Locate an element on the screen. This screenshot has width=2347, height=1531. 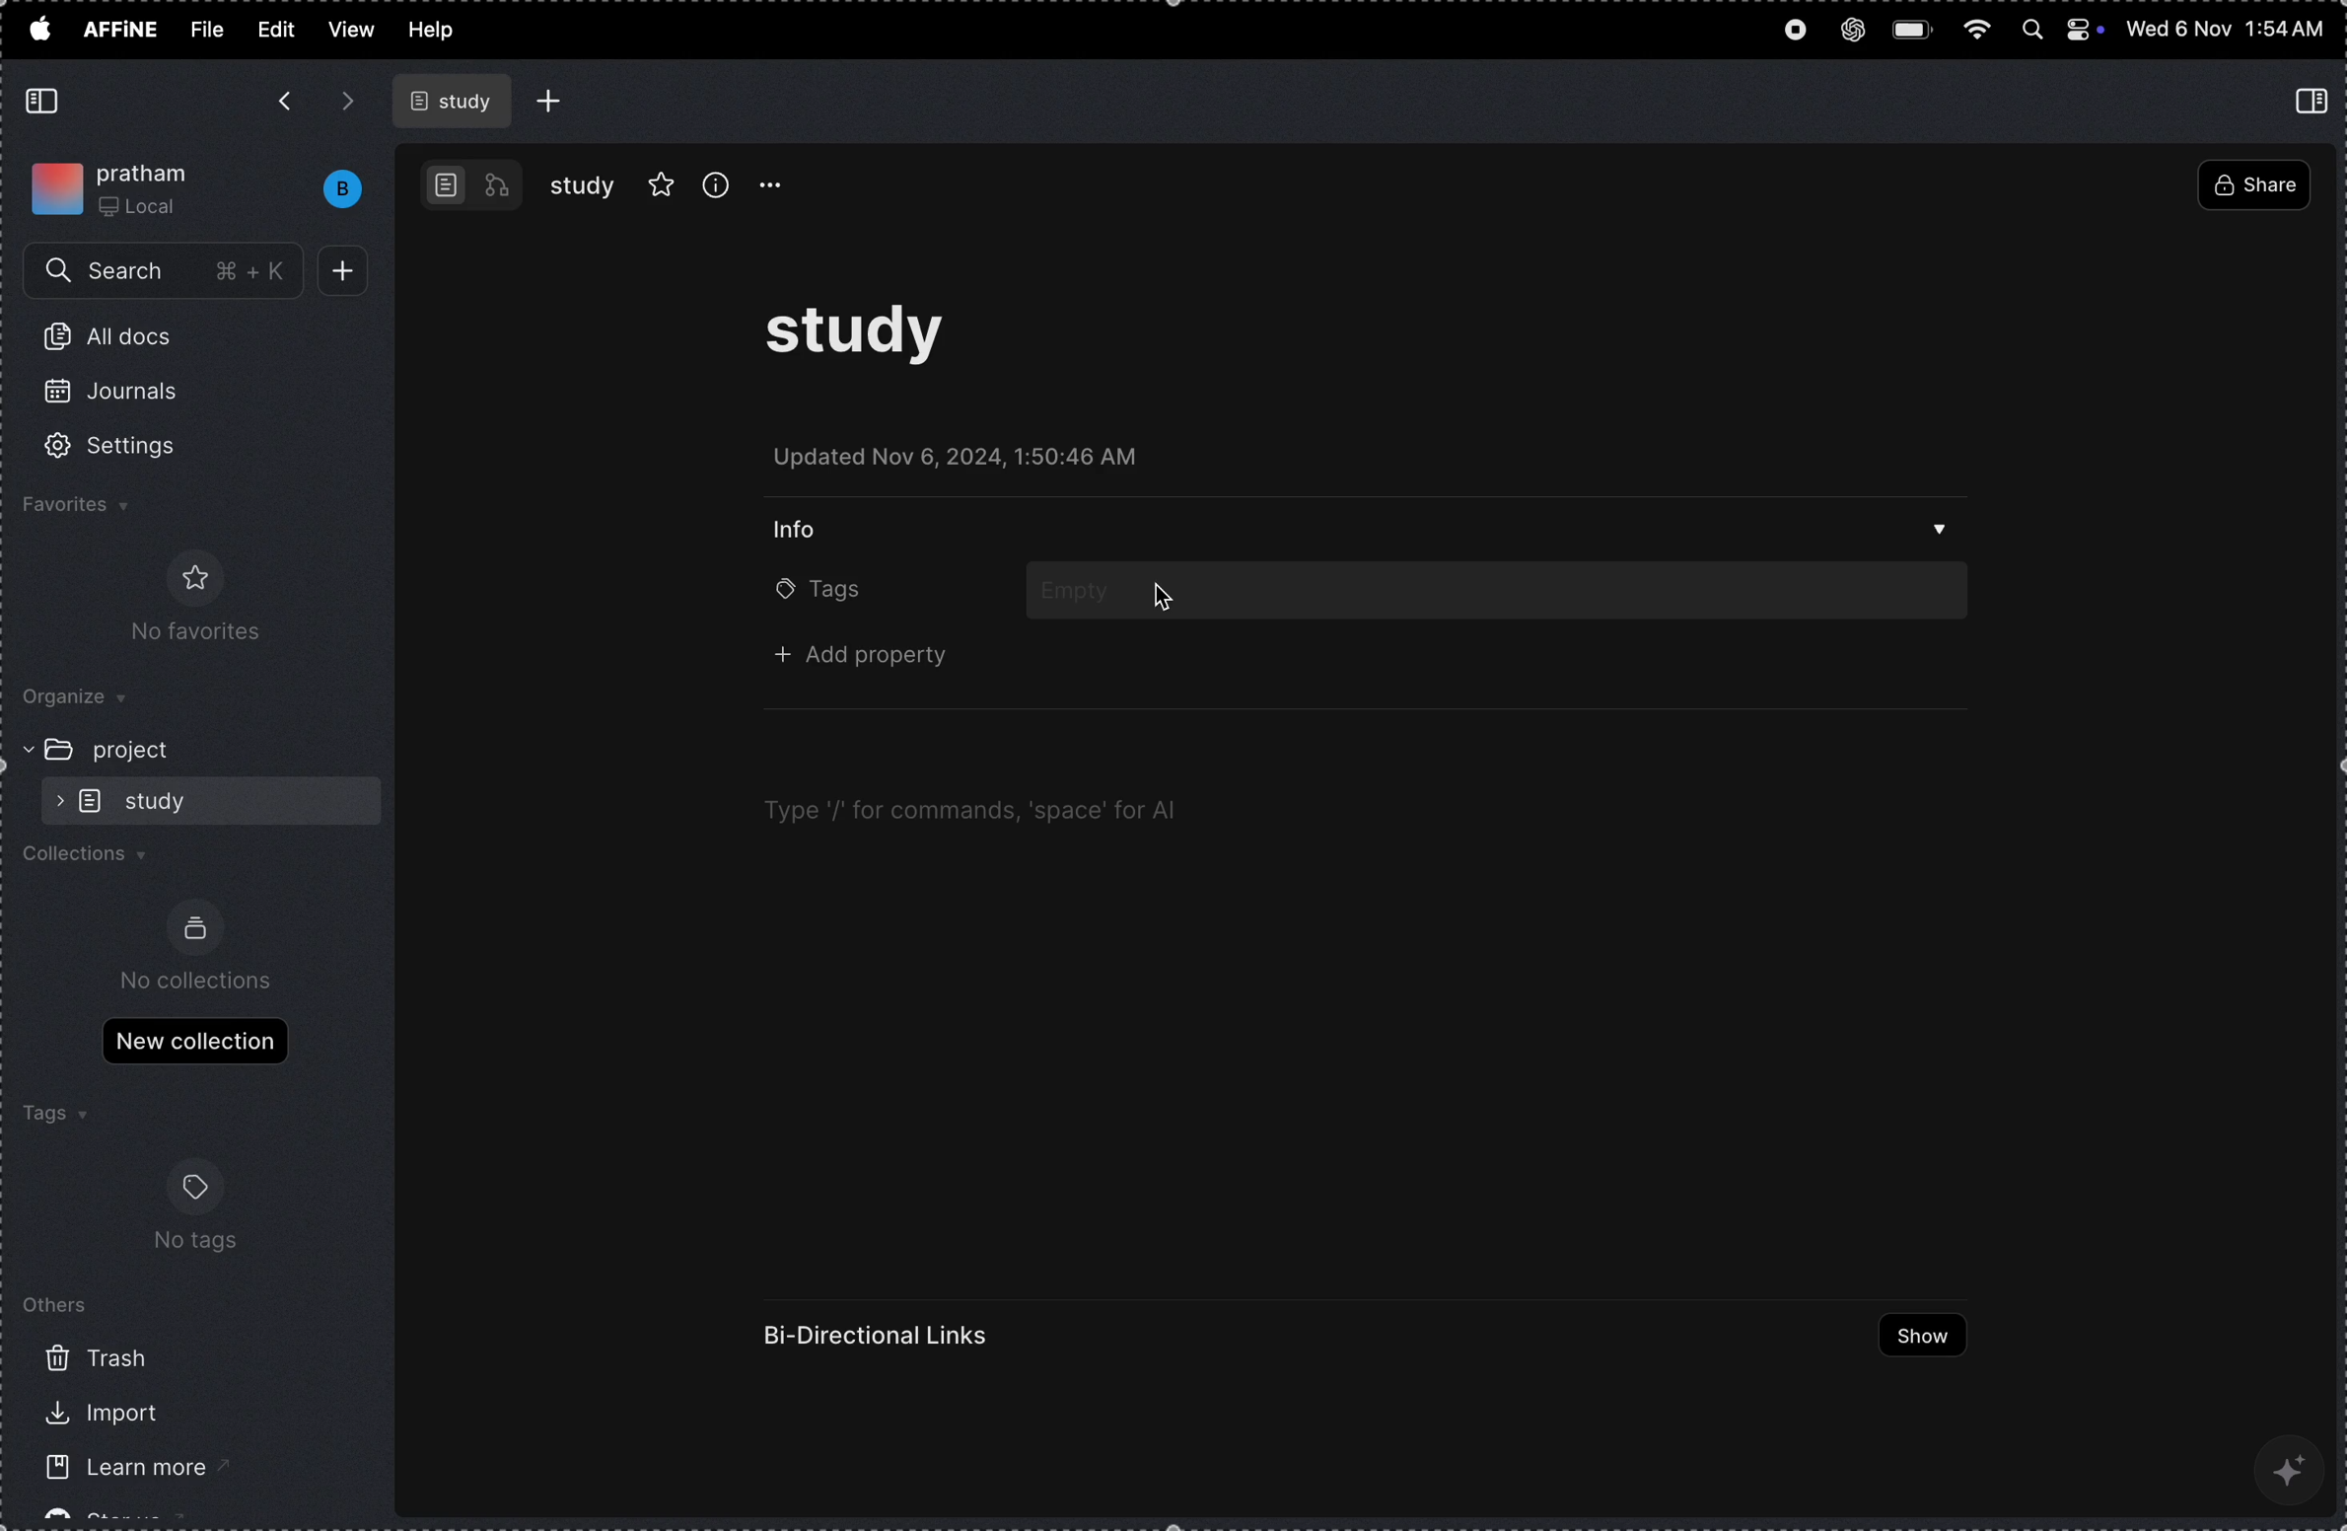
all docs is located at coordinates (118, 340).